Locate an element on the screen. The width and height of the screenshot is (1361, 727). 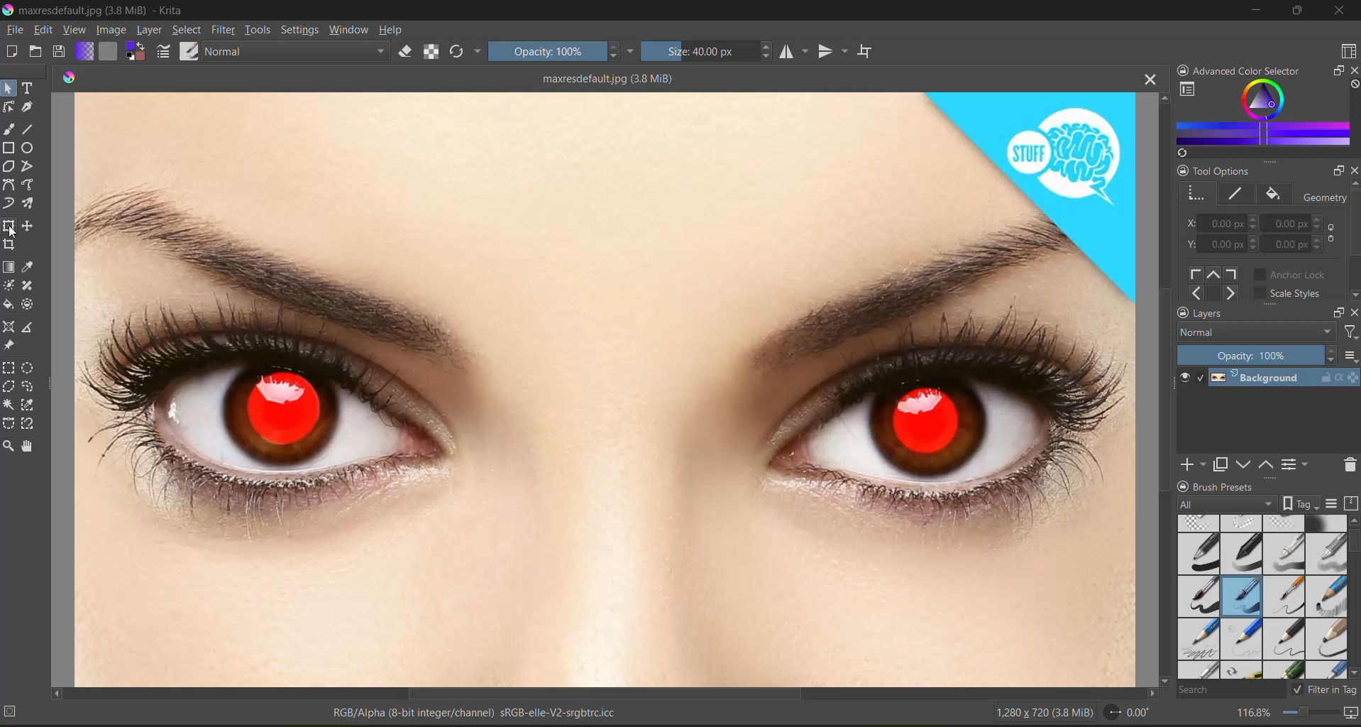
fill is located at coordinates (1277, 195).